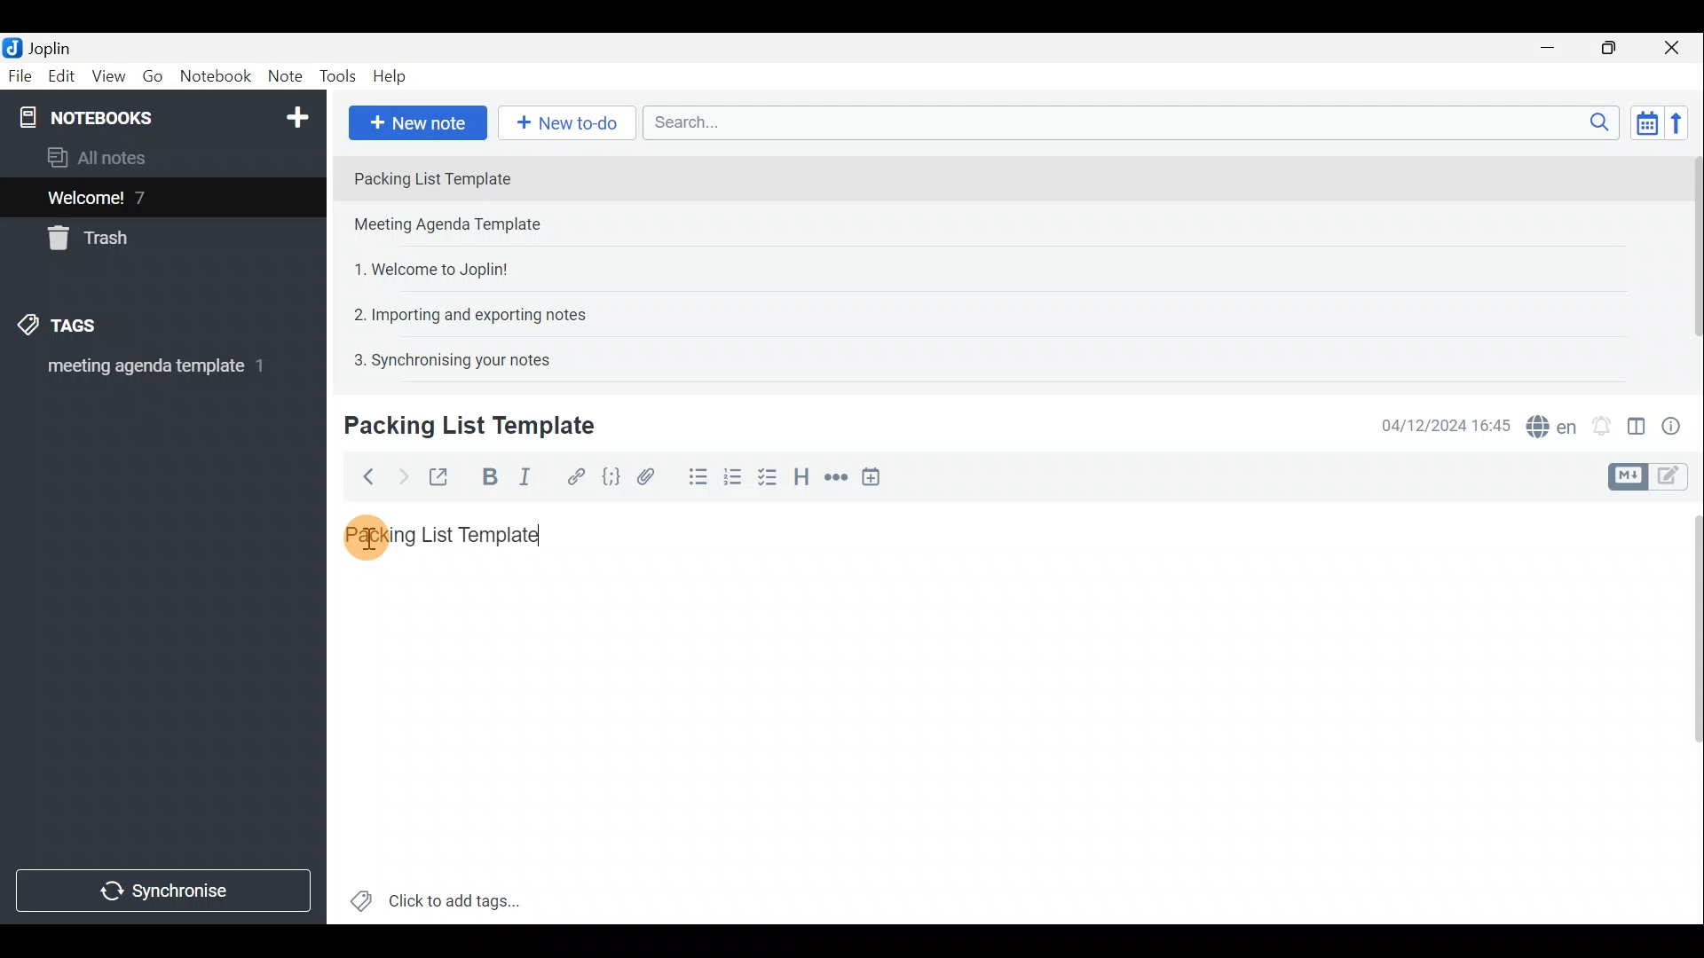  I want to click on Note 2, so click(465, 226).